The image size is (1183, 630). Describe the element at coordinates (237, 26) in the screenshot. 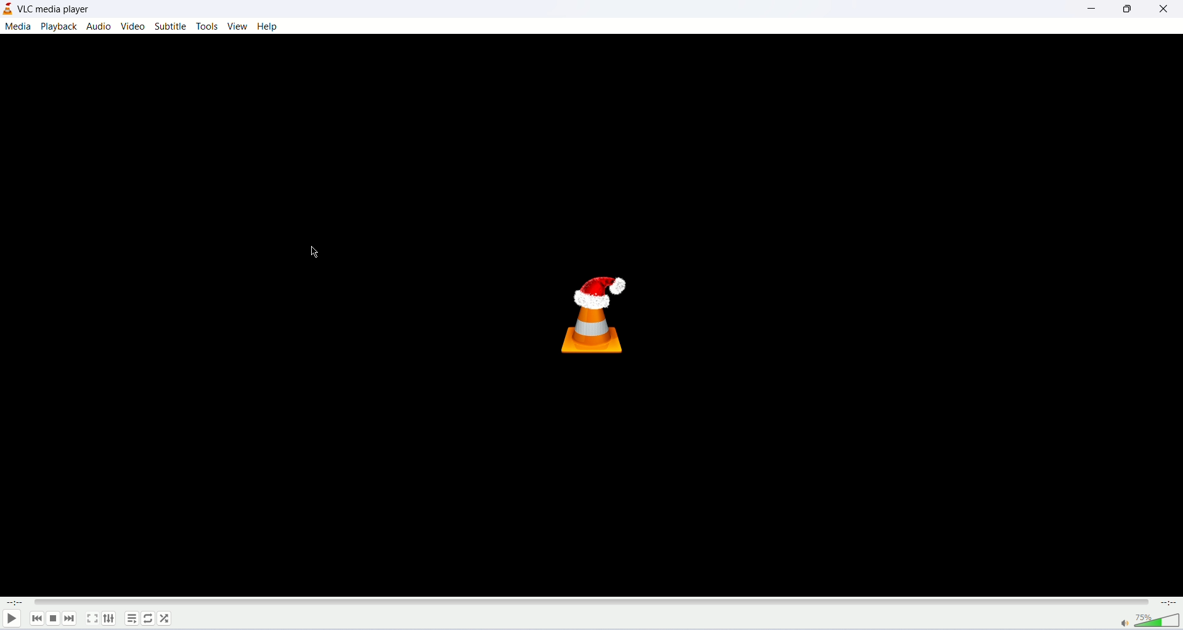

I see `view` at that location.